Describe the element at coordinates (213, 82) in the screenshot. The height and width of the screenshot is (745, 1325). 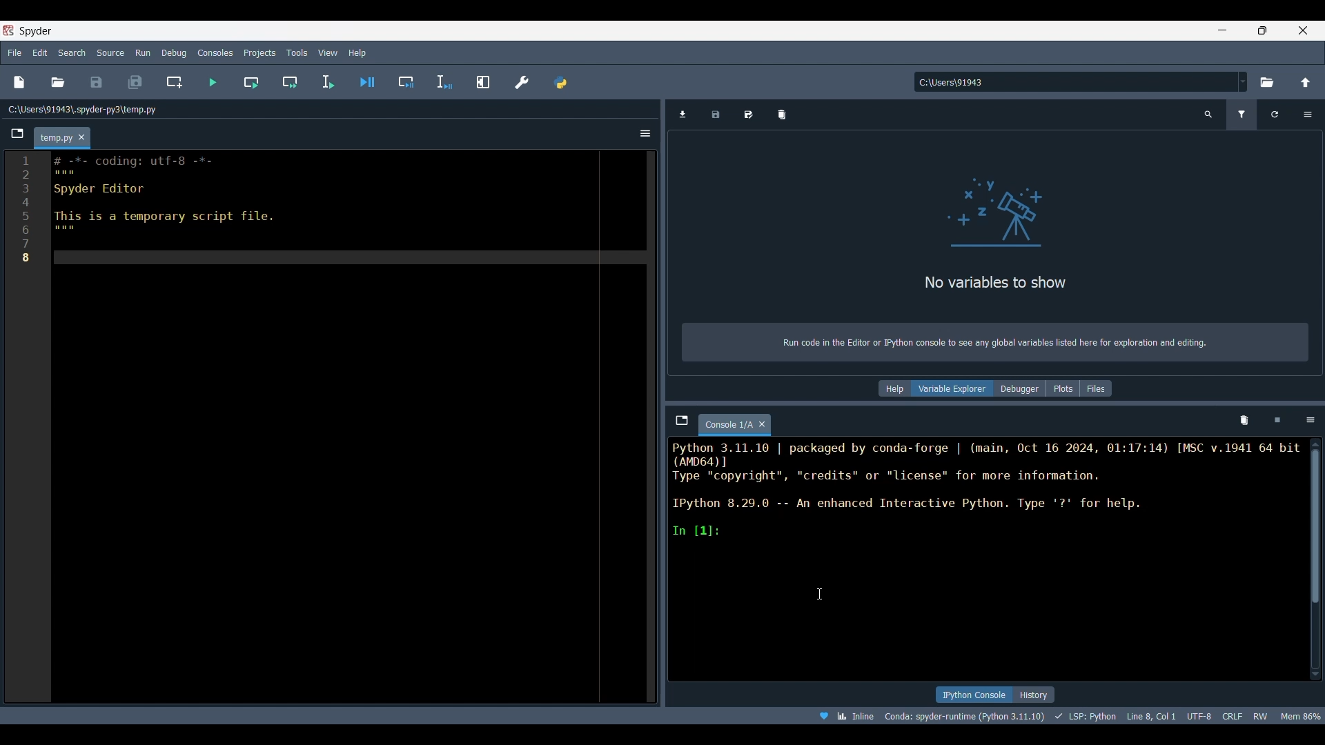
I see `Run file` at that location.